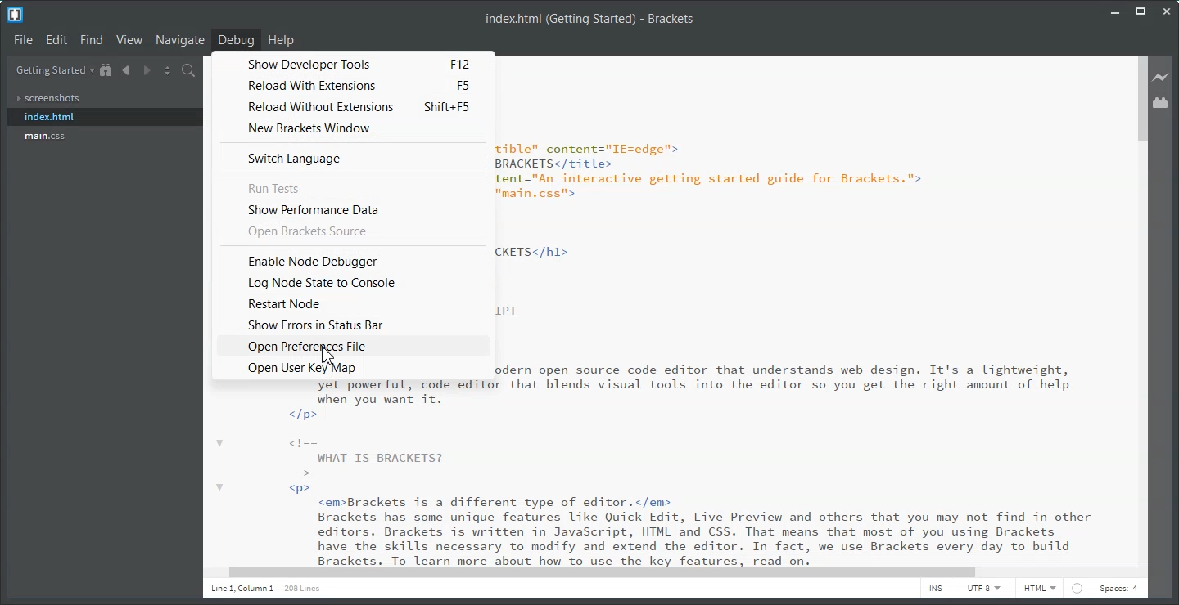 Image resolution: width=1179 pixels, height=605 pixels. I want to click on Find in Files, so click(188, 70).